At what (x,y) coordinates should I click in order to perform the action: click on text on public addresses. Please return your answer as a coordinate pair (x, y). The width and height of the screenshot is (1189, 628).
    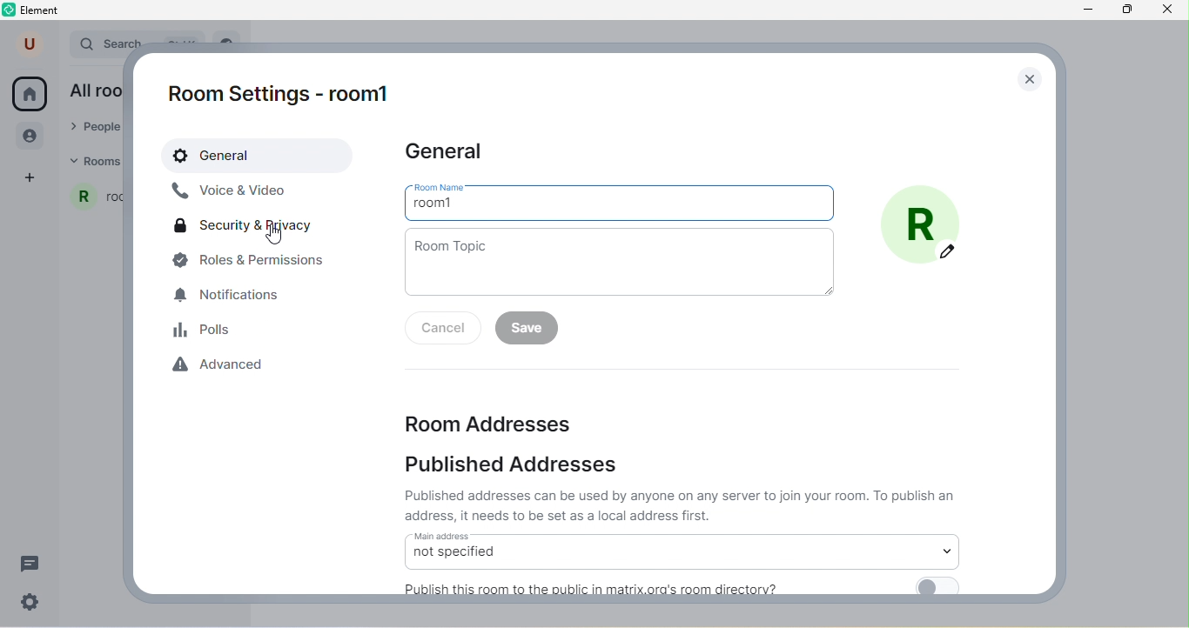
    Looking at the image, I should click on (688, 508).